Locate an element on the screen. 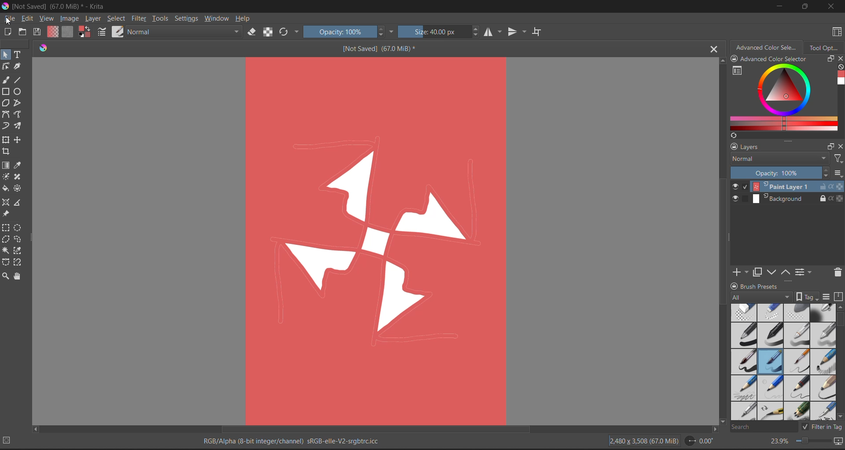  add is located at coordinates (742, 271).